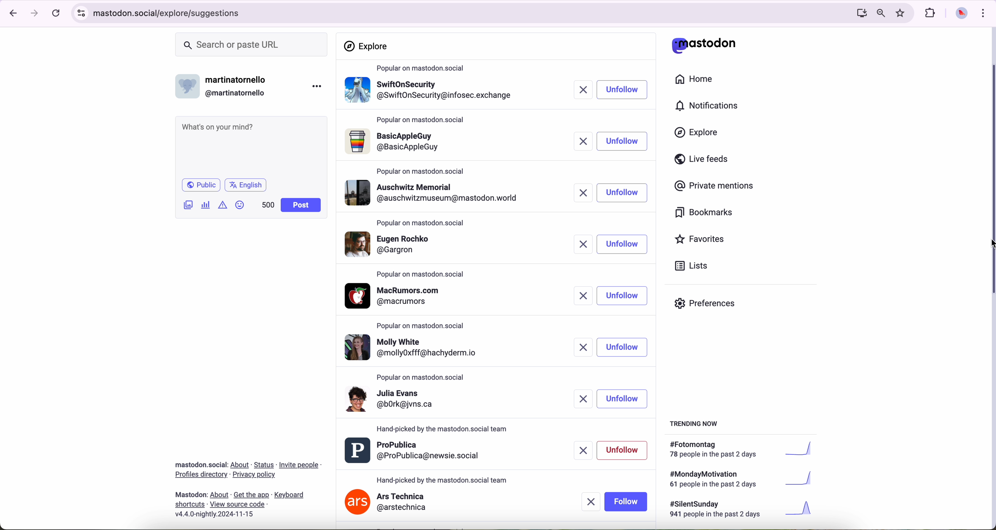 This screenshot has width=996, height=530. What do you see at coordinates (417, 403) in the screenshot?
I see `profile` at bounding box center [417, 403].